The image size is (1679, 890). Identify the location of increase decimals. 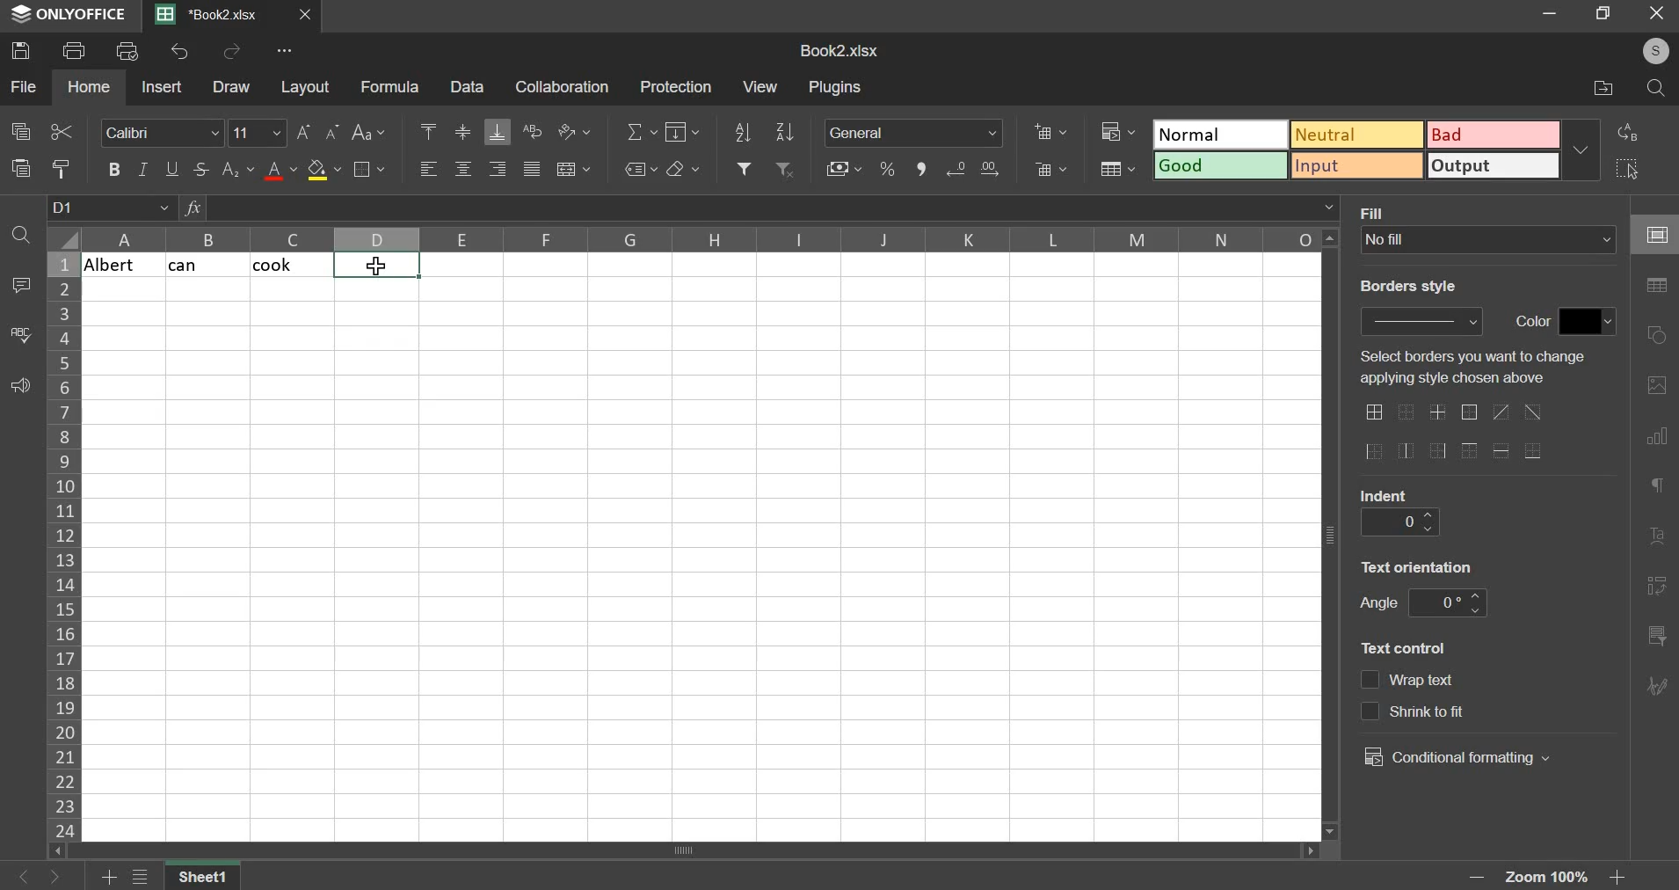
(956, 166).